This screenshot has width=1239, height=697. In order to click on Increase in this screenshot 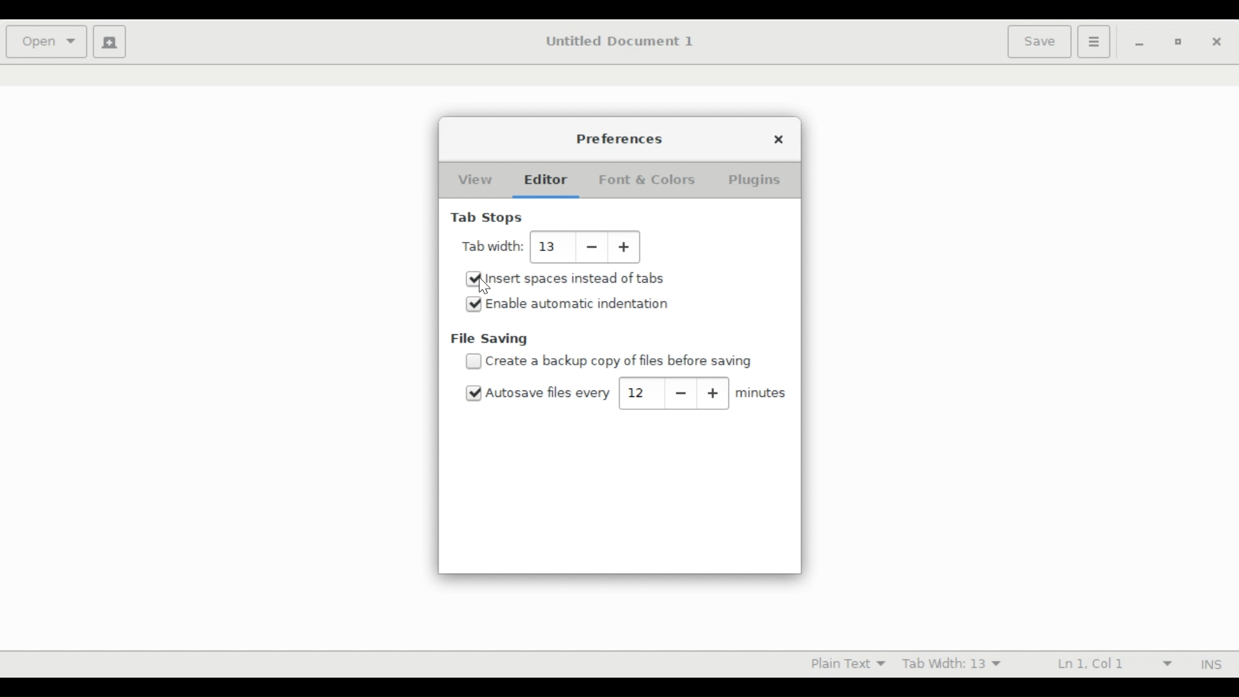, I will do `click(627, 247)`.